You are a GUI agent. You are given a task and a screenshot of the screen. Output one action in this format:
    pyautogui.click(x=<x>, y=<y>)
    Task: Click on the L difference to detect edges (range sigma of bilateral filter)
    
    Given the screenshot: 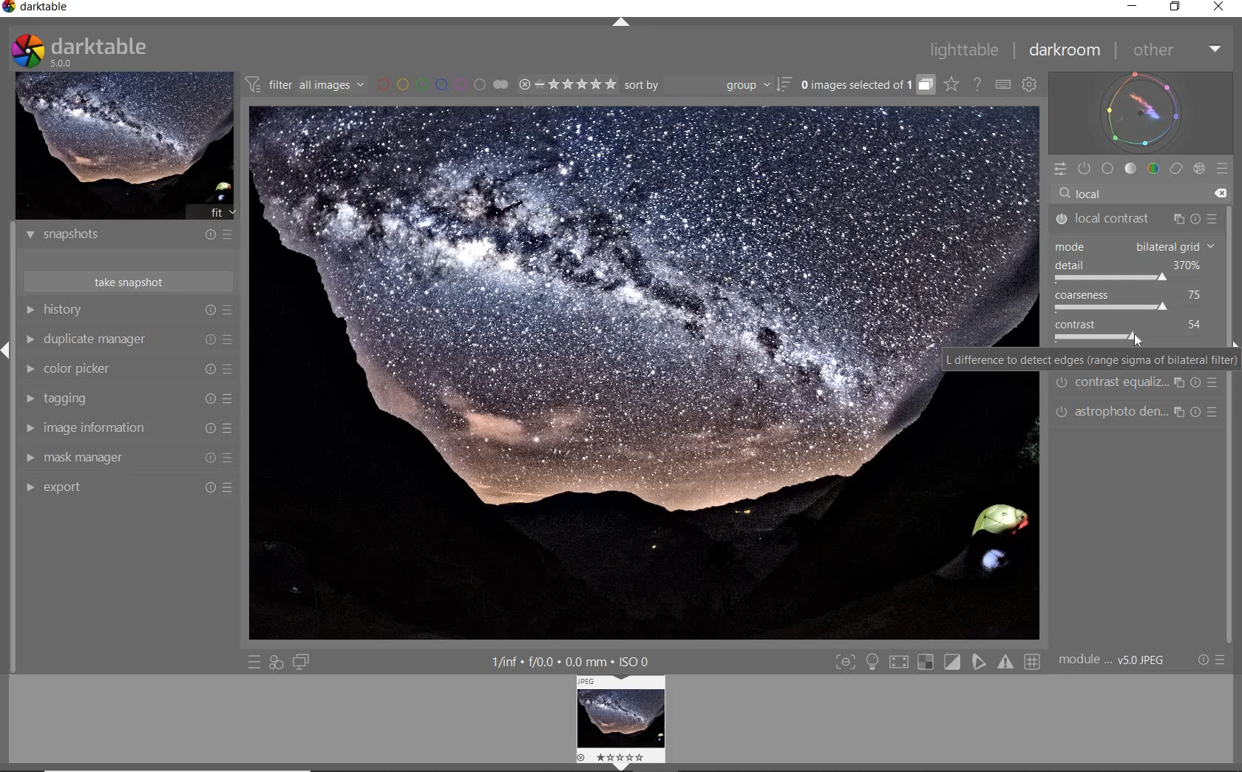 What is the action you would take?
    pyautogui.click(x=1090, y=358)
    